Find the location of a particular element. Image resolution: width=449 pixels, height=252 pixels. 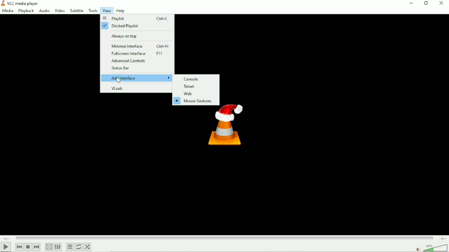

Logo is located at coordinates (226, 129).